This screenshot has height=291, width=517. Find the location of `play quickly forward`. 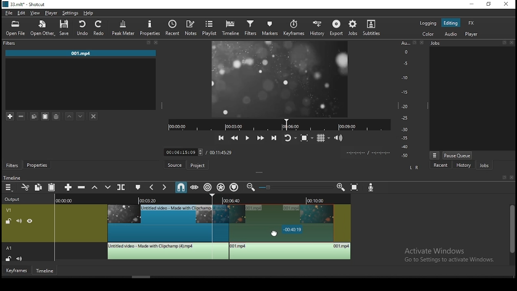

play quickly forward is located at coordinates (261, 138).